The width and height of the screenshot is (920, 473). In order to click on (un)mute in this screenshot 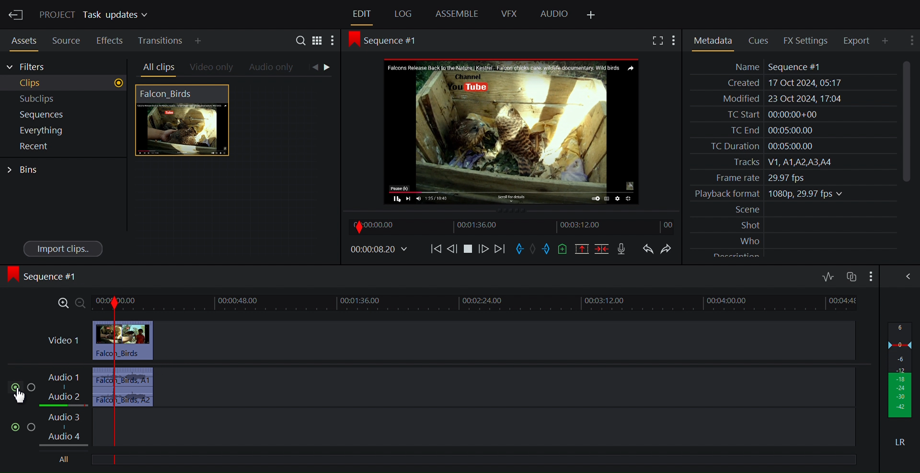, I will do `click(16, 427)`.